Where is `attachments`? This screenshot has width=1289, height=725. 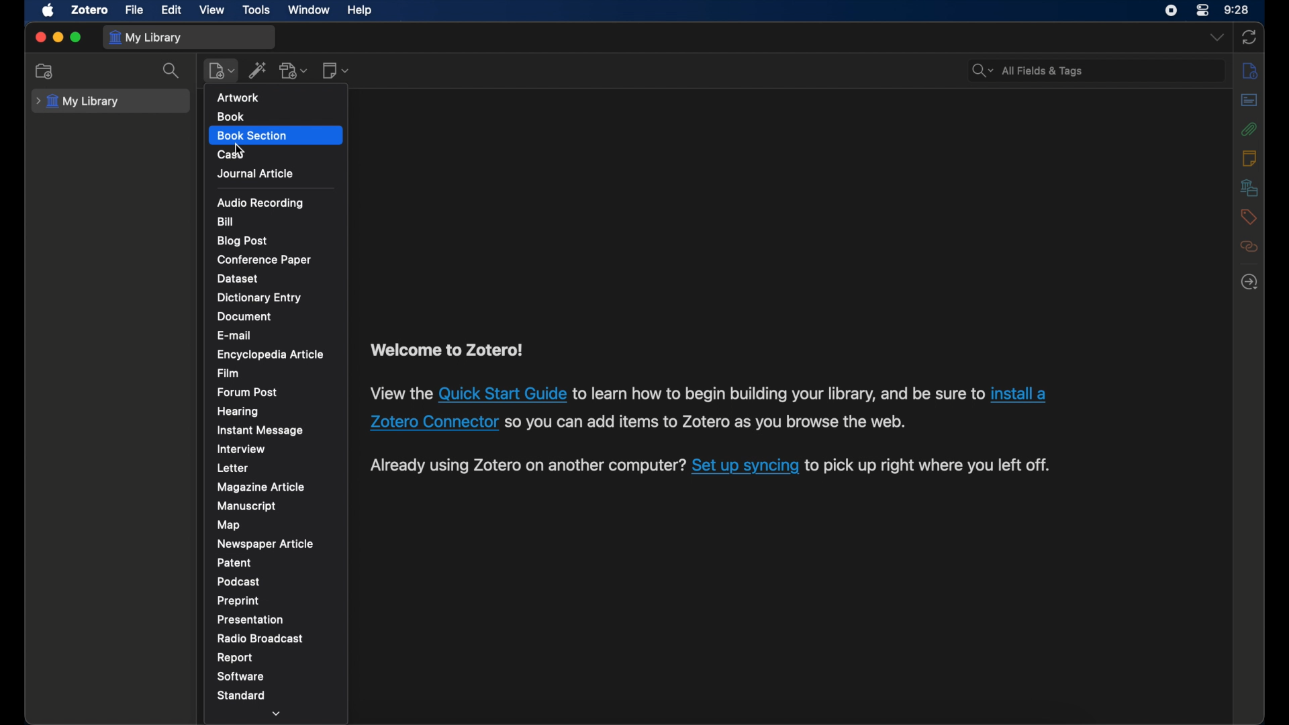 attachments is located at coordinates (1249, 130).